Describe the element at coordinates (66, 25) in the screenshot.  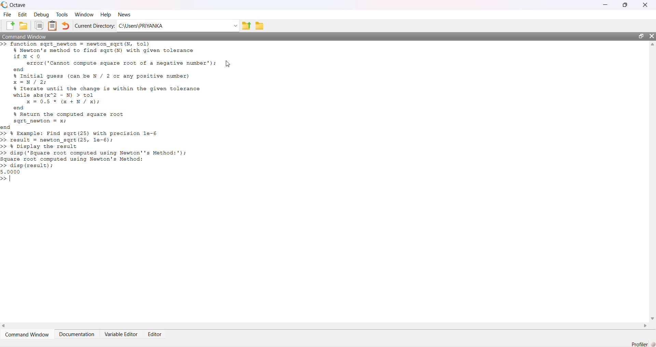
I see `Undo` at that location.